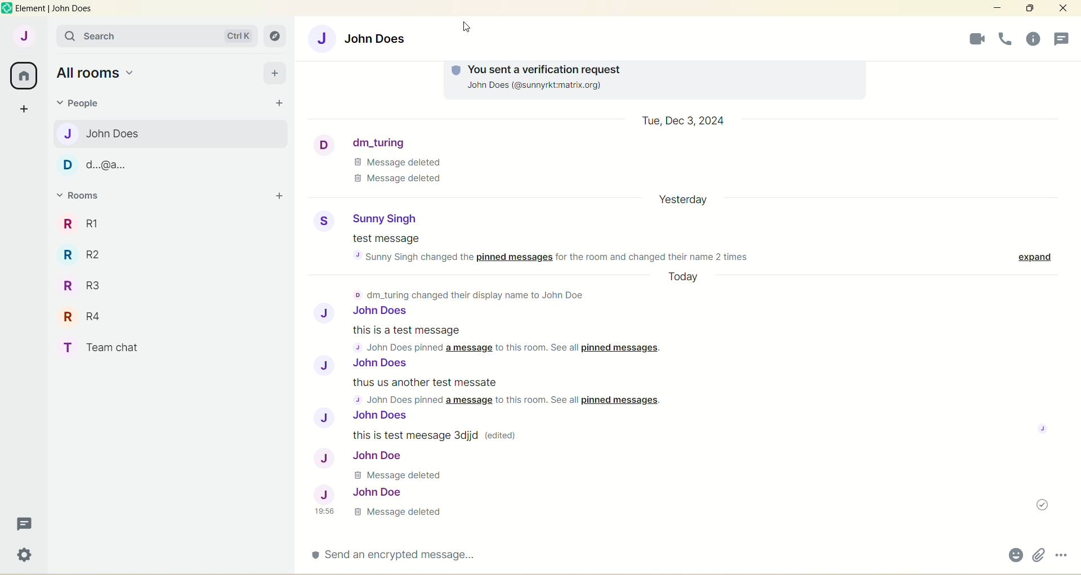 This screenshot has height=575, width=1081. Describe the element at coordinates (55, 10) in the screenshot. I see `element` at that location.